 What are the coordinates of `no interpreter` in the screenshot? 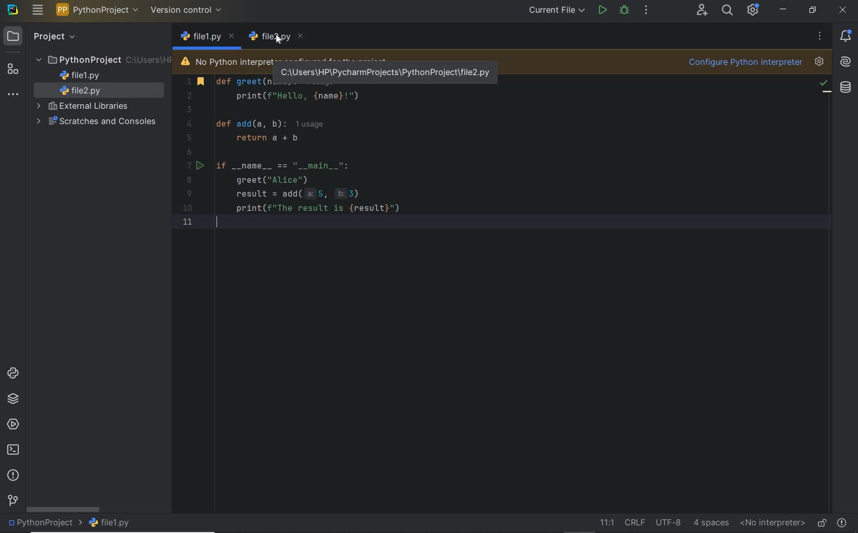 It's located at (772, 523).